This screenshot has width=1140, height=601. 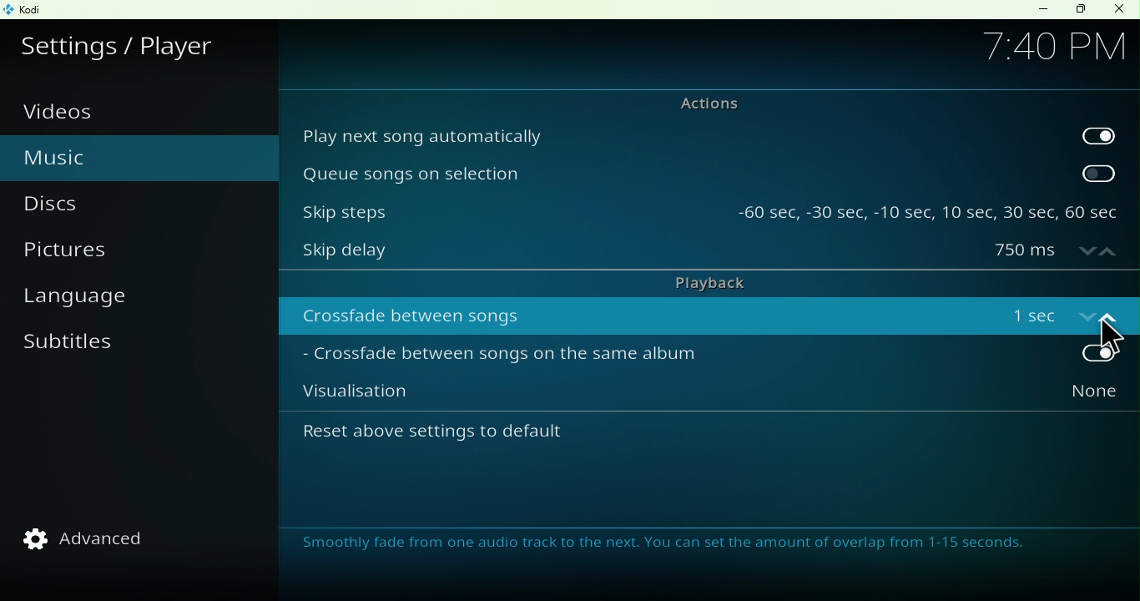 What do you see at coordinates (506, 207) in the screenshot?
I see `Skip steps` at bounding box center [506, 207].